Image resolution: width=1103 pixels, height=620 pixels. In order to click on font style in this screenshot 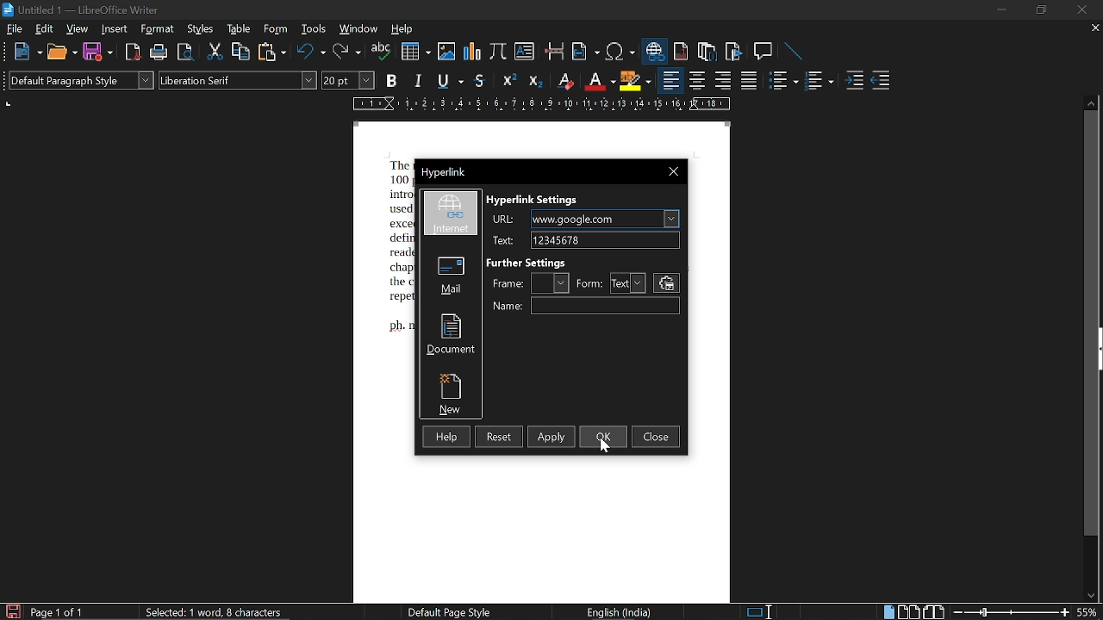, I will do `click(238, 80)`.